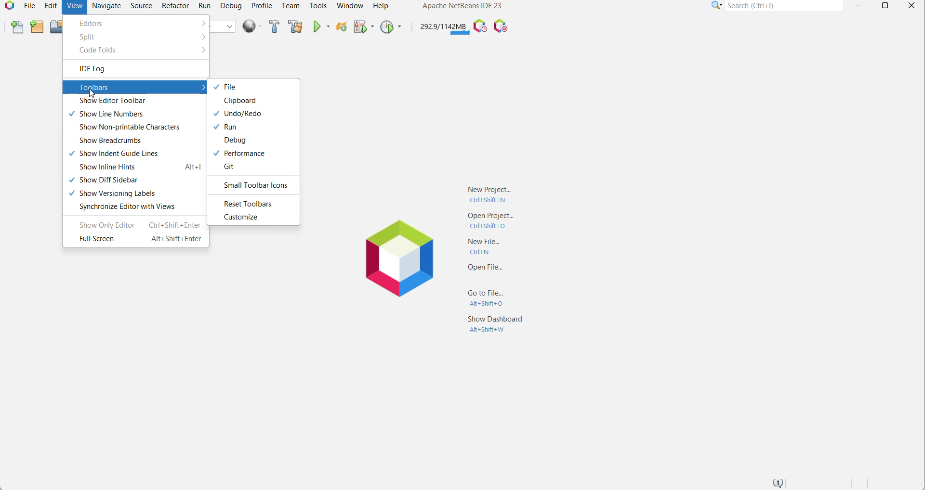  Describe the element at coordinates (124, 101) in the screenshot. I see `Show Editor Toolbar` at that location.